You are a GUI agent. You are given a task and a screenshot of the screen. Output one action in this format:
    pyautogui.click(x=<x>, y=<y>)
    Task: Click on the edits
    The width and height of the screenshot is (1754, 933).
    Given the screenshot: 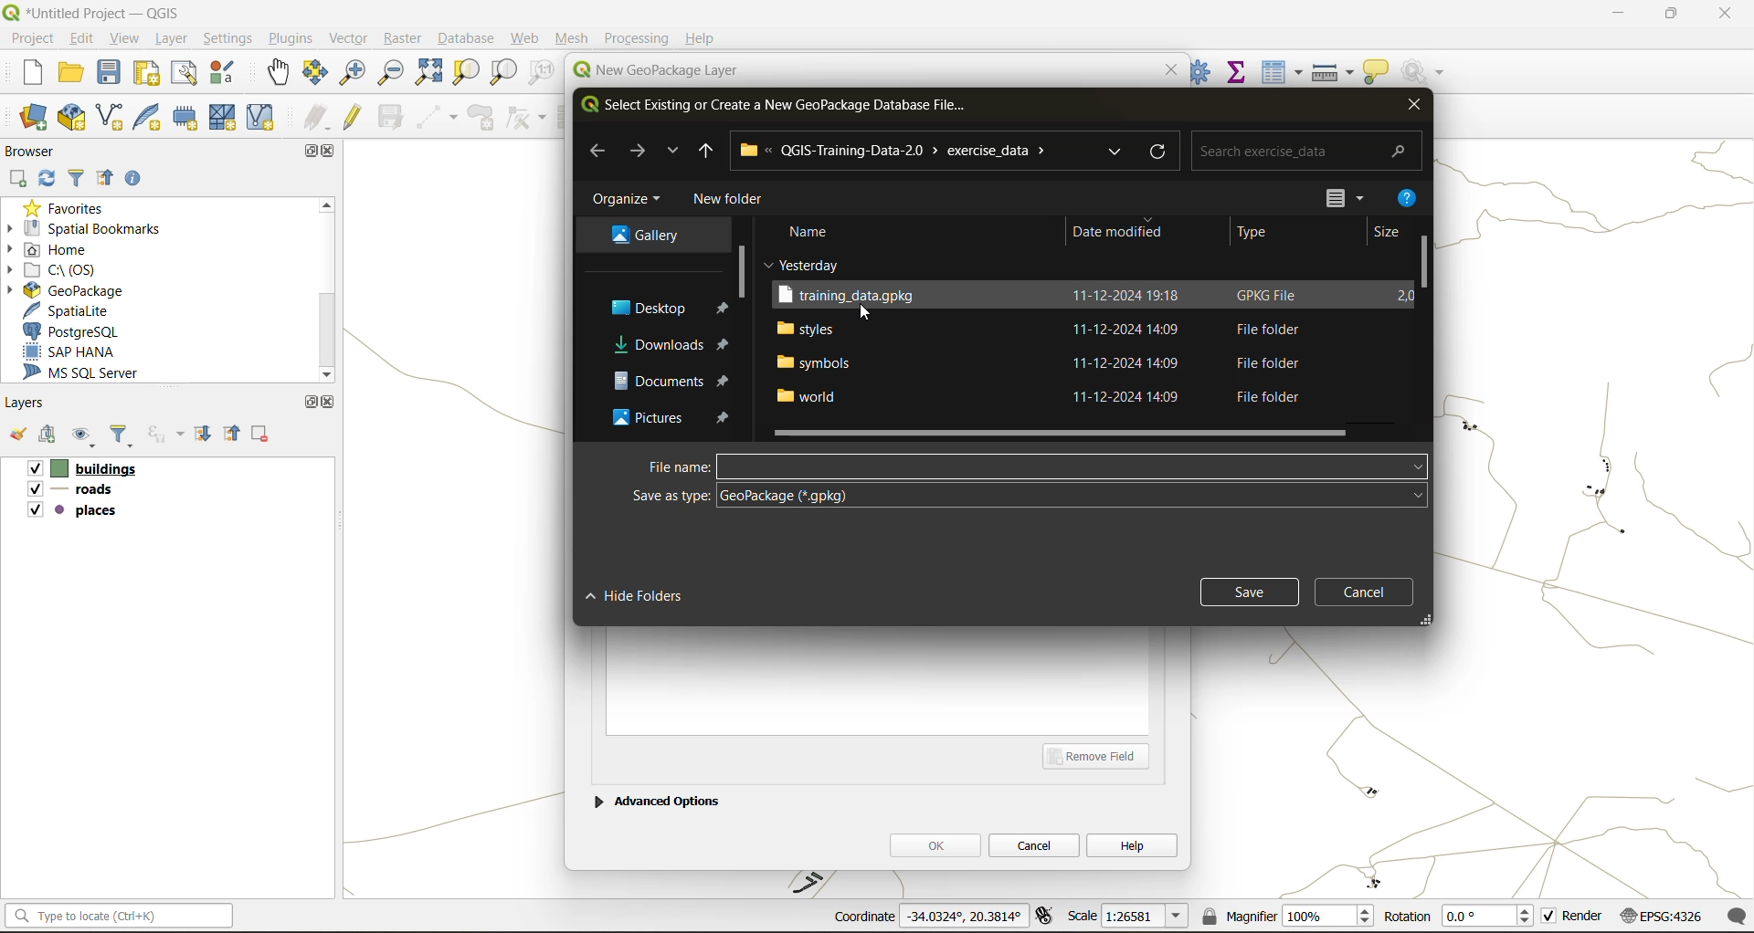 What is the action you would take?
    pyautogui.click(x=317, y=118)
    